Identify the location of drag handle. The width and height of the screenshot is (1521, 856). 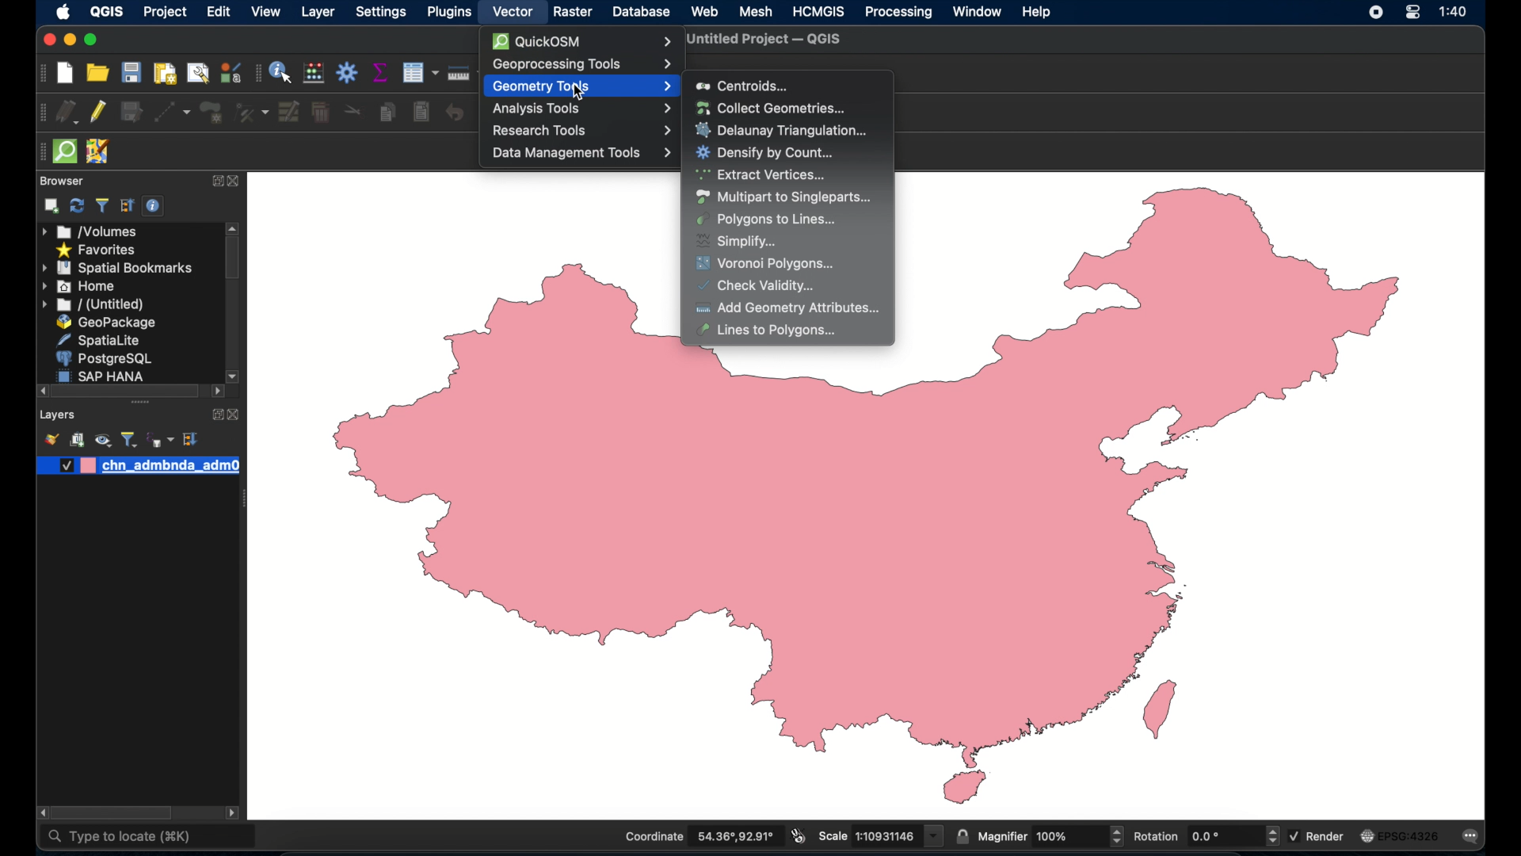
(243, 500).